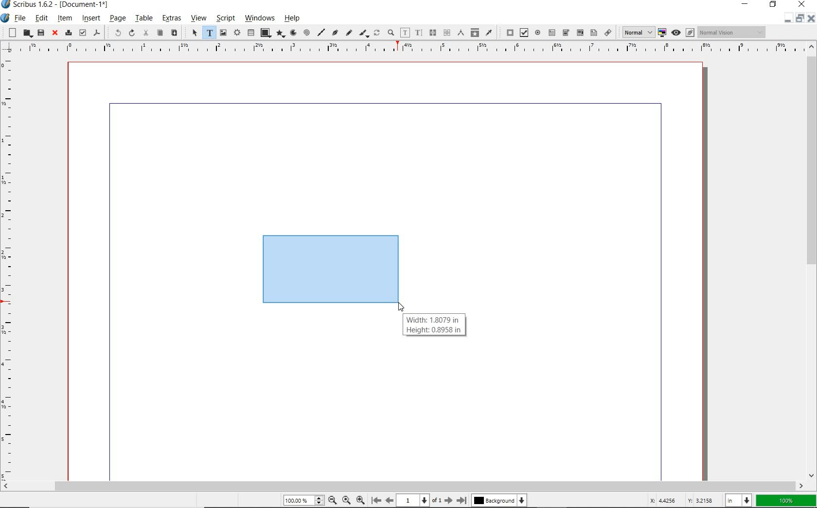  I want to click on DRAG_TO Cursor Position, so click(402, 307).